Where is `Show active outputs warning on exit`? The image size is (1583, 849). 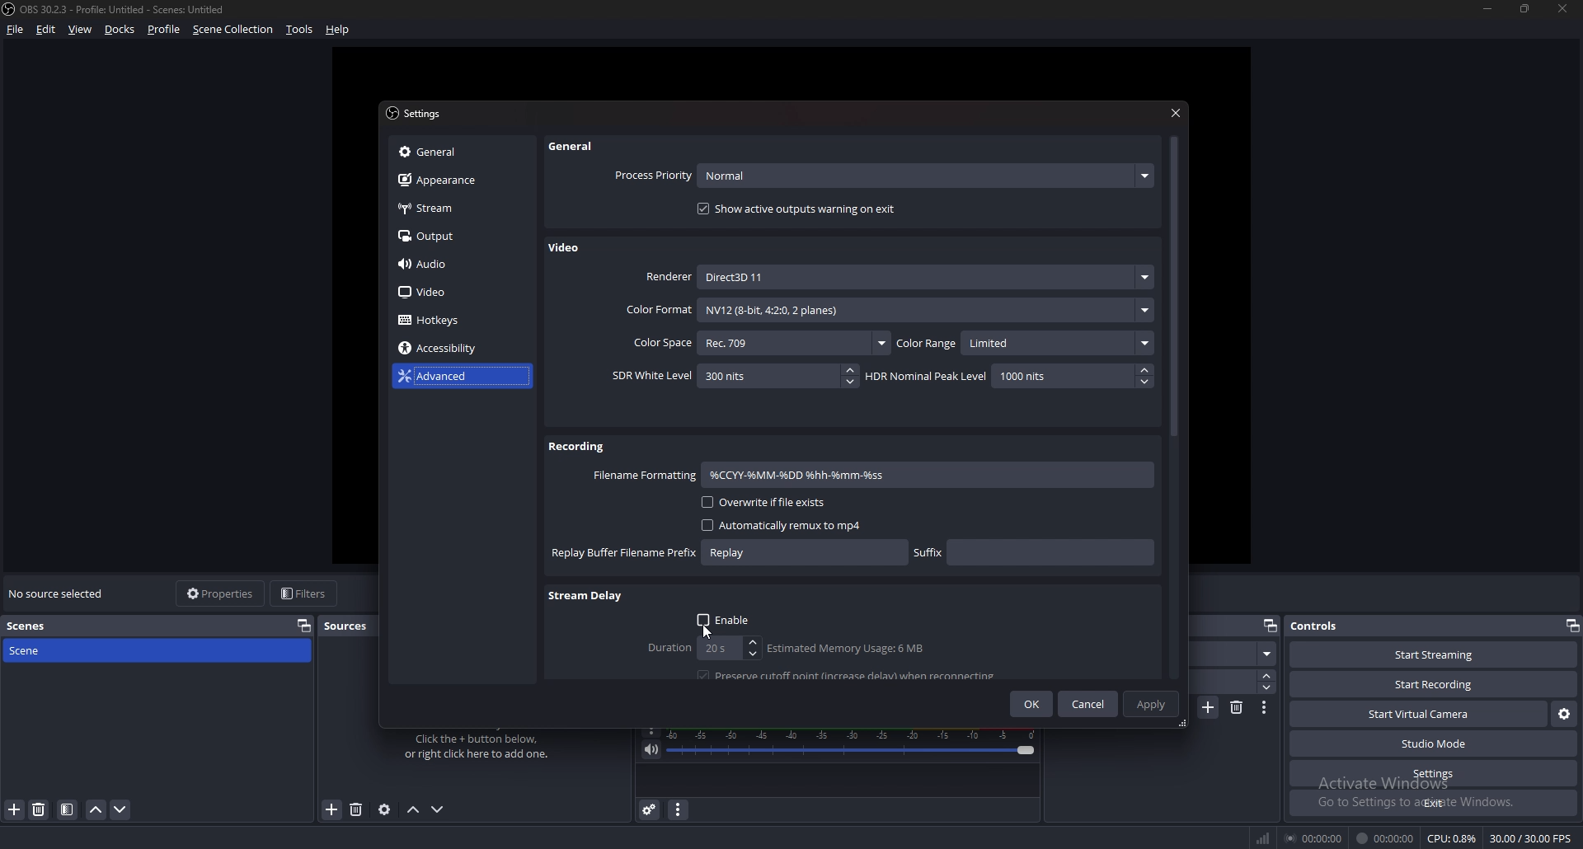 Show active outputs warning on exit is located at coordinates (800, 209).